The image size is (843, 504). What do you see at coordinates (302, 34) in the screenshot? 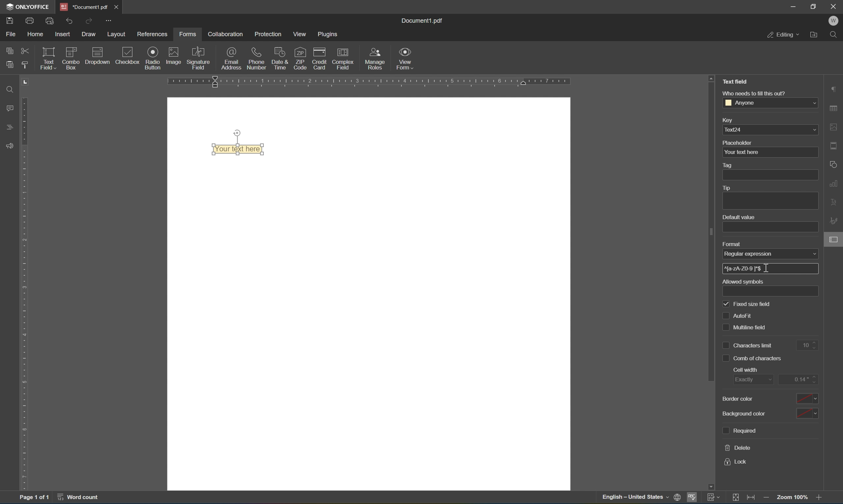
I see `view` at bounding box center [302, 34].